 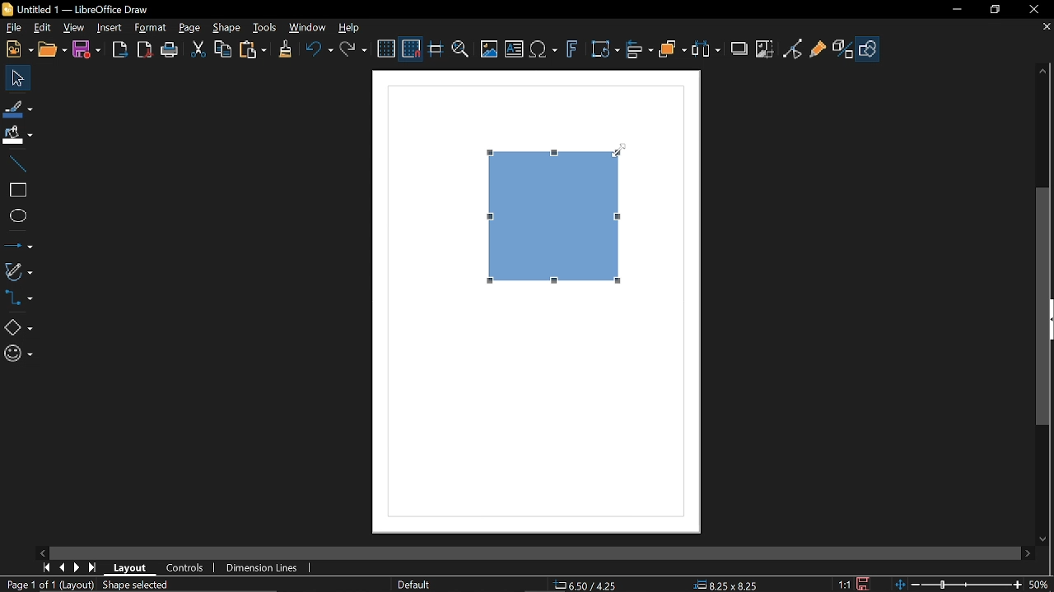 I want to click on Vertical scrollbar, so click(x=1044, y=308).